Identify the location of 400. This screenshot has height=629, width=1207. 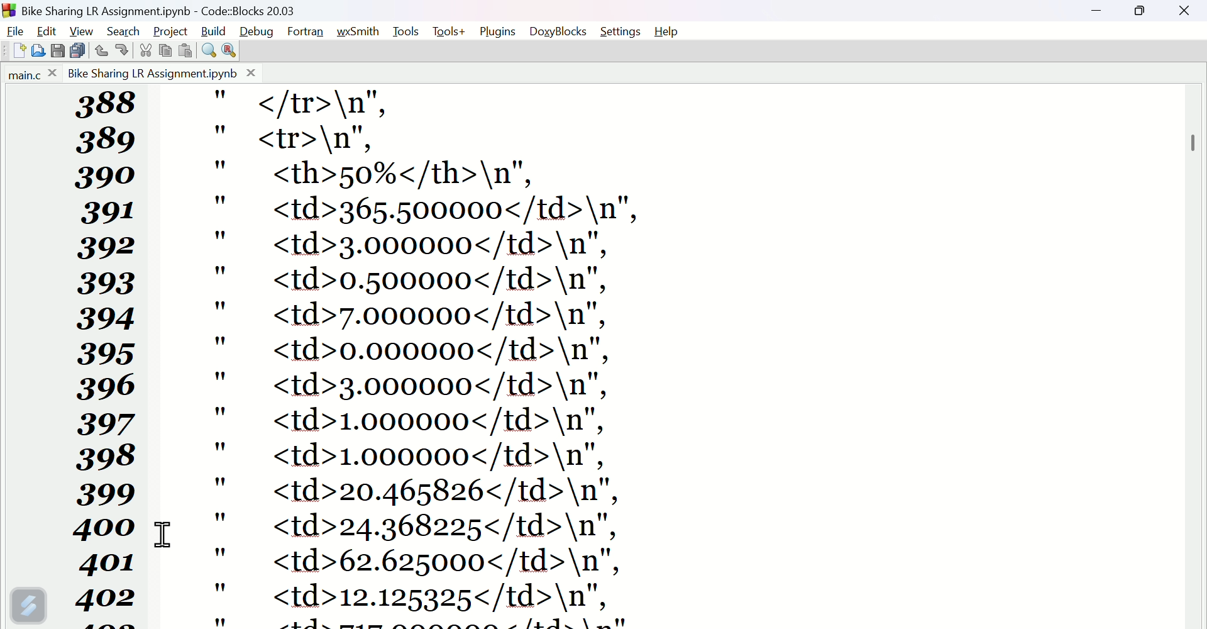
(106, 528).